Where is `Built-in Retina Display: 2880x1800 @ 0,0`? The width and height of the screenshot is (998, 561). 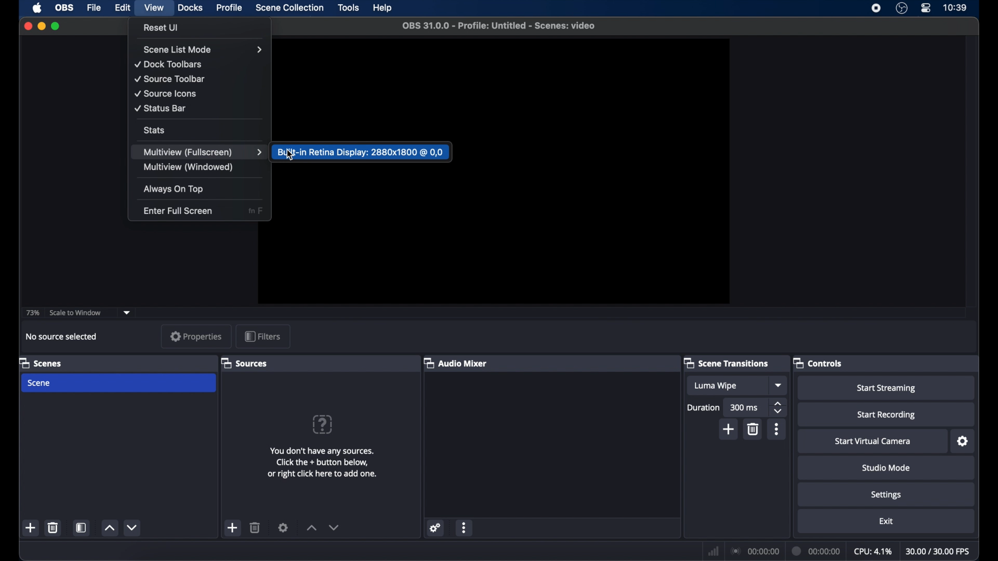
Built-in Retina Display: 2880x1800 @ 0,0 is located at coordinates (360, 151).